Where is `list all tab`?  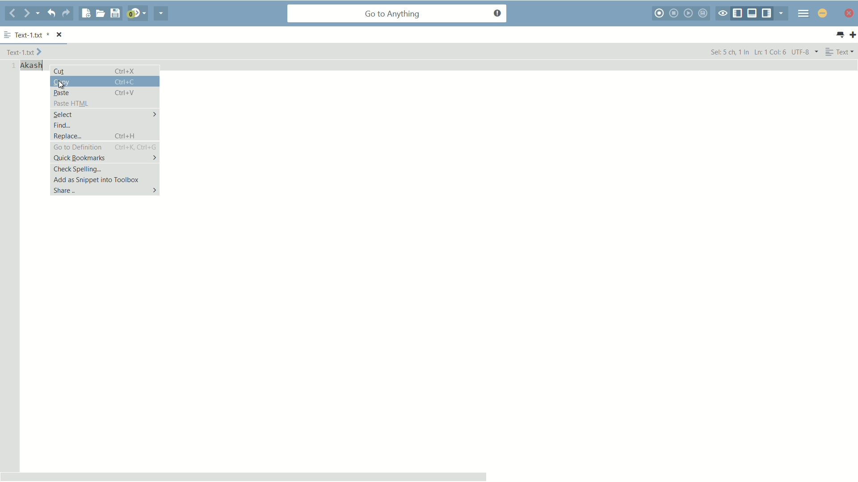
list all tab is located at coordinates (840, 35).